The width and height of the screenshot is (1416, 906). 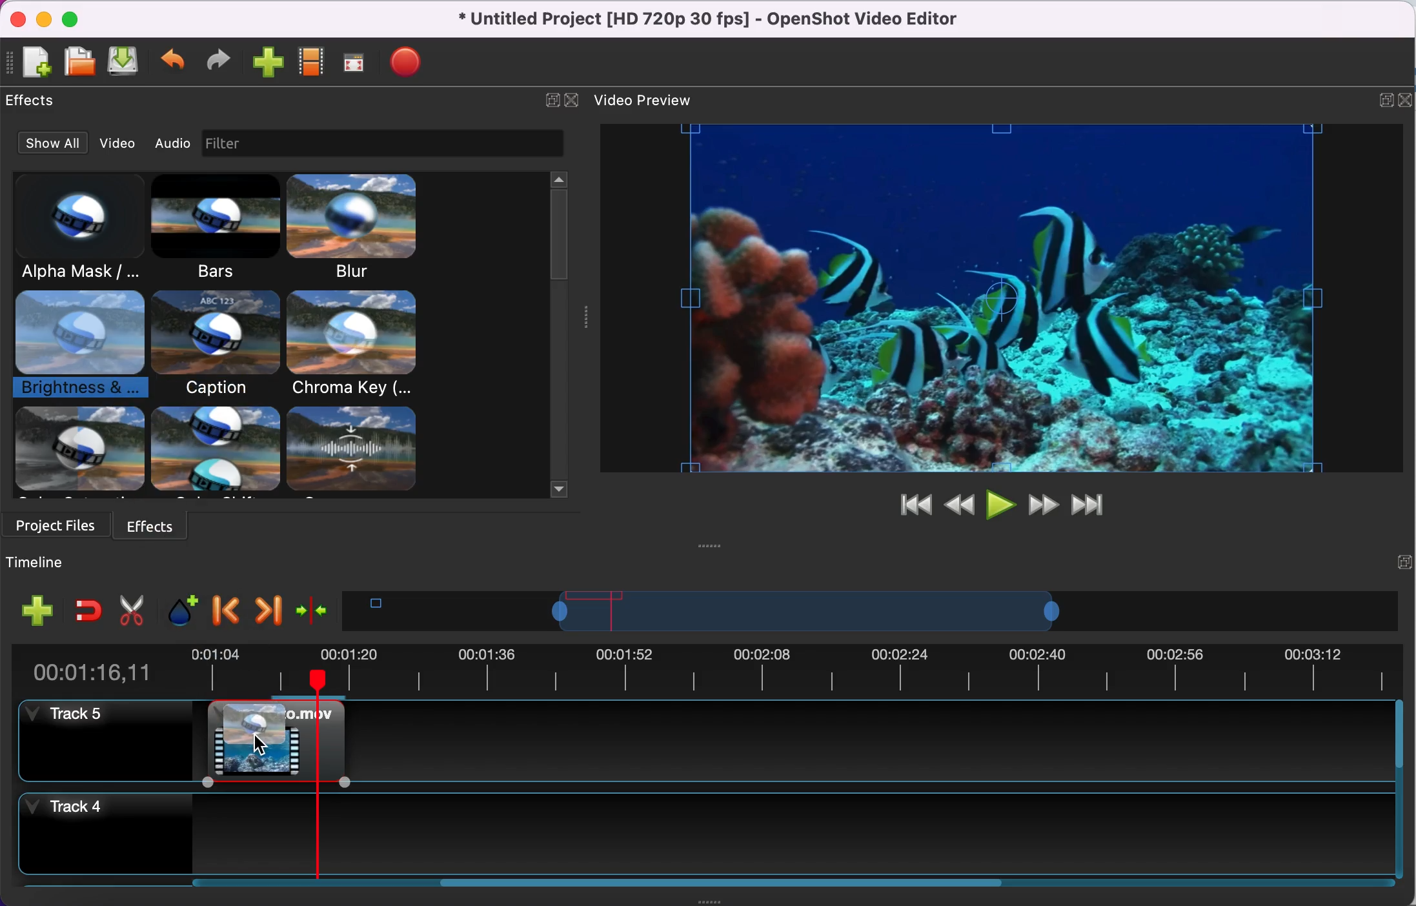 I want to click on cursor, so click(x=261, y=745).